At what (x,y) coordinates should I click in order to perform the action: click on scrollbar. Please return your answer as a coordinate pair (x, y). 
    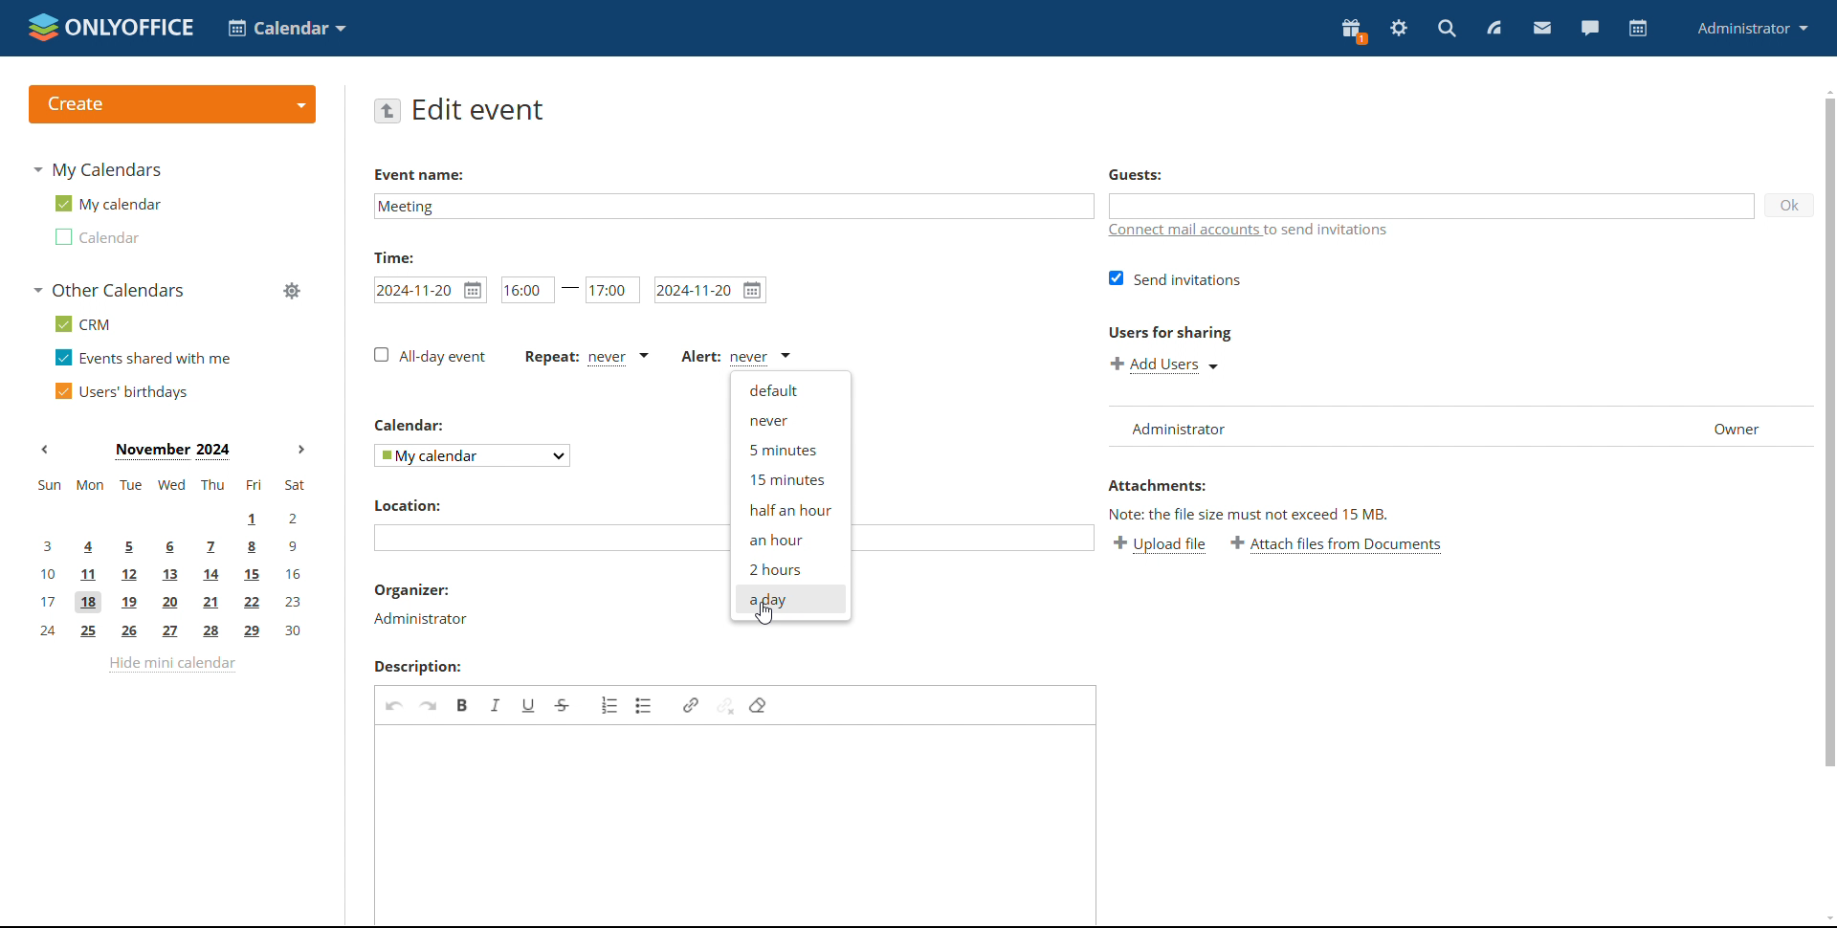
    Looking at the image, I should click on (1831, 431).